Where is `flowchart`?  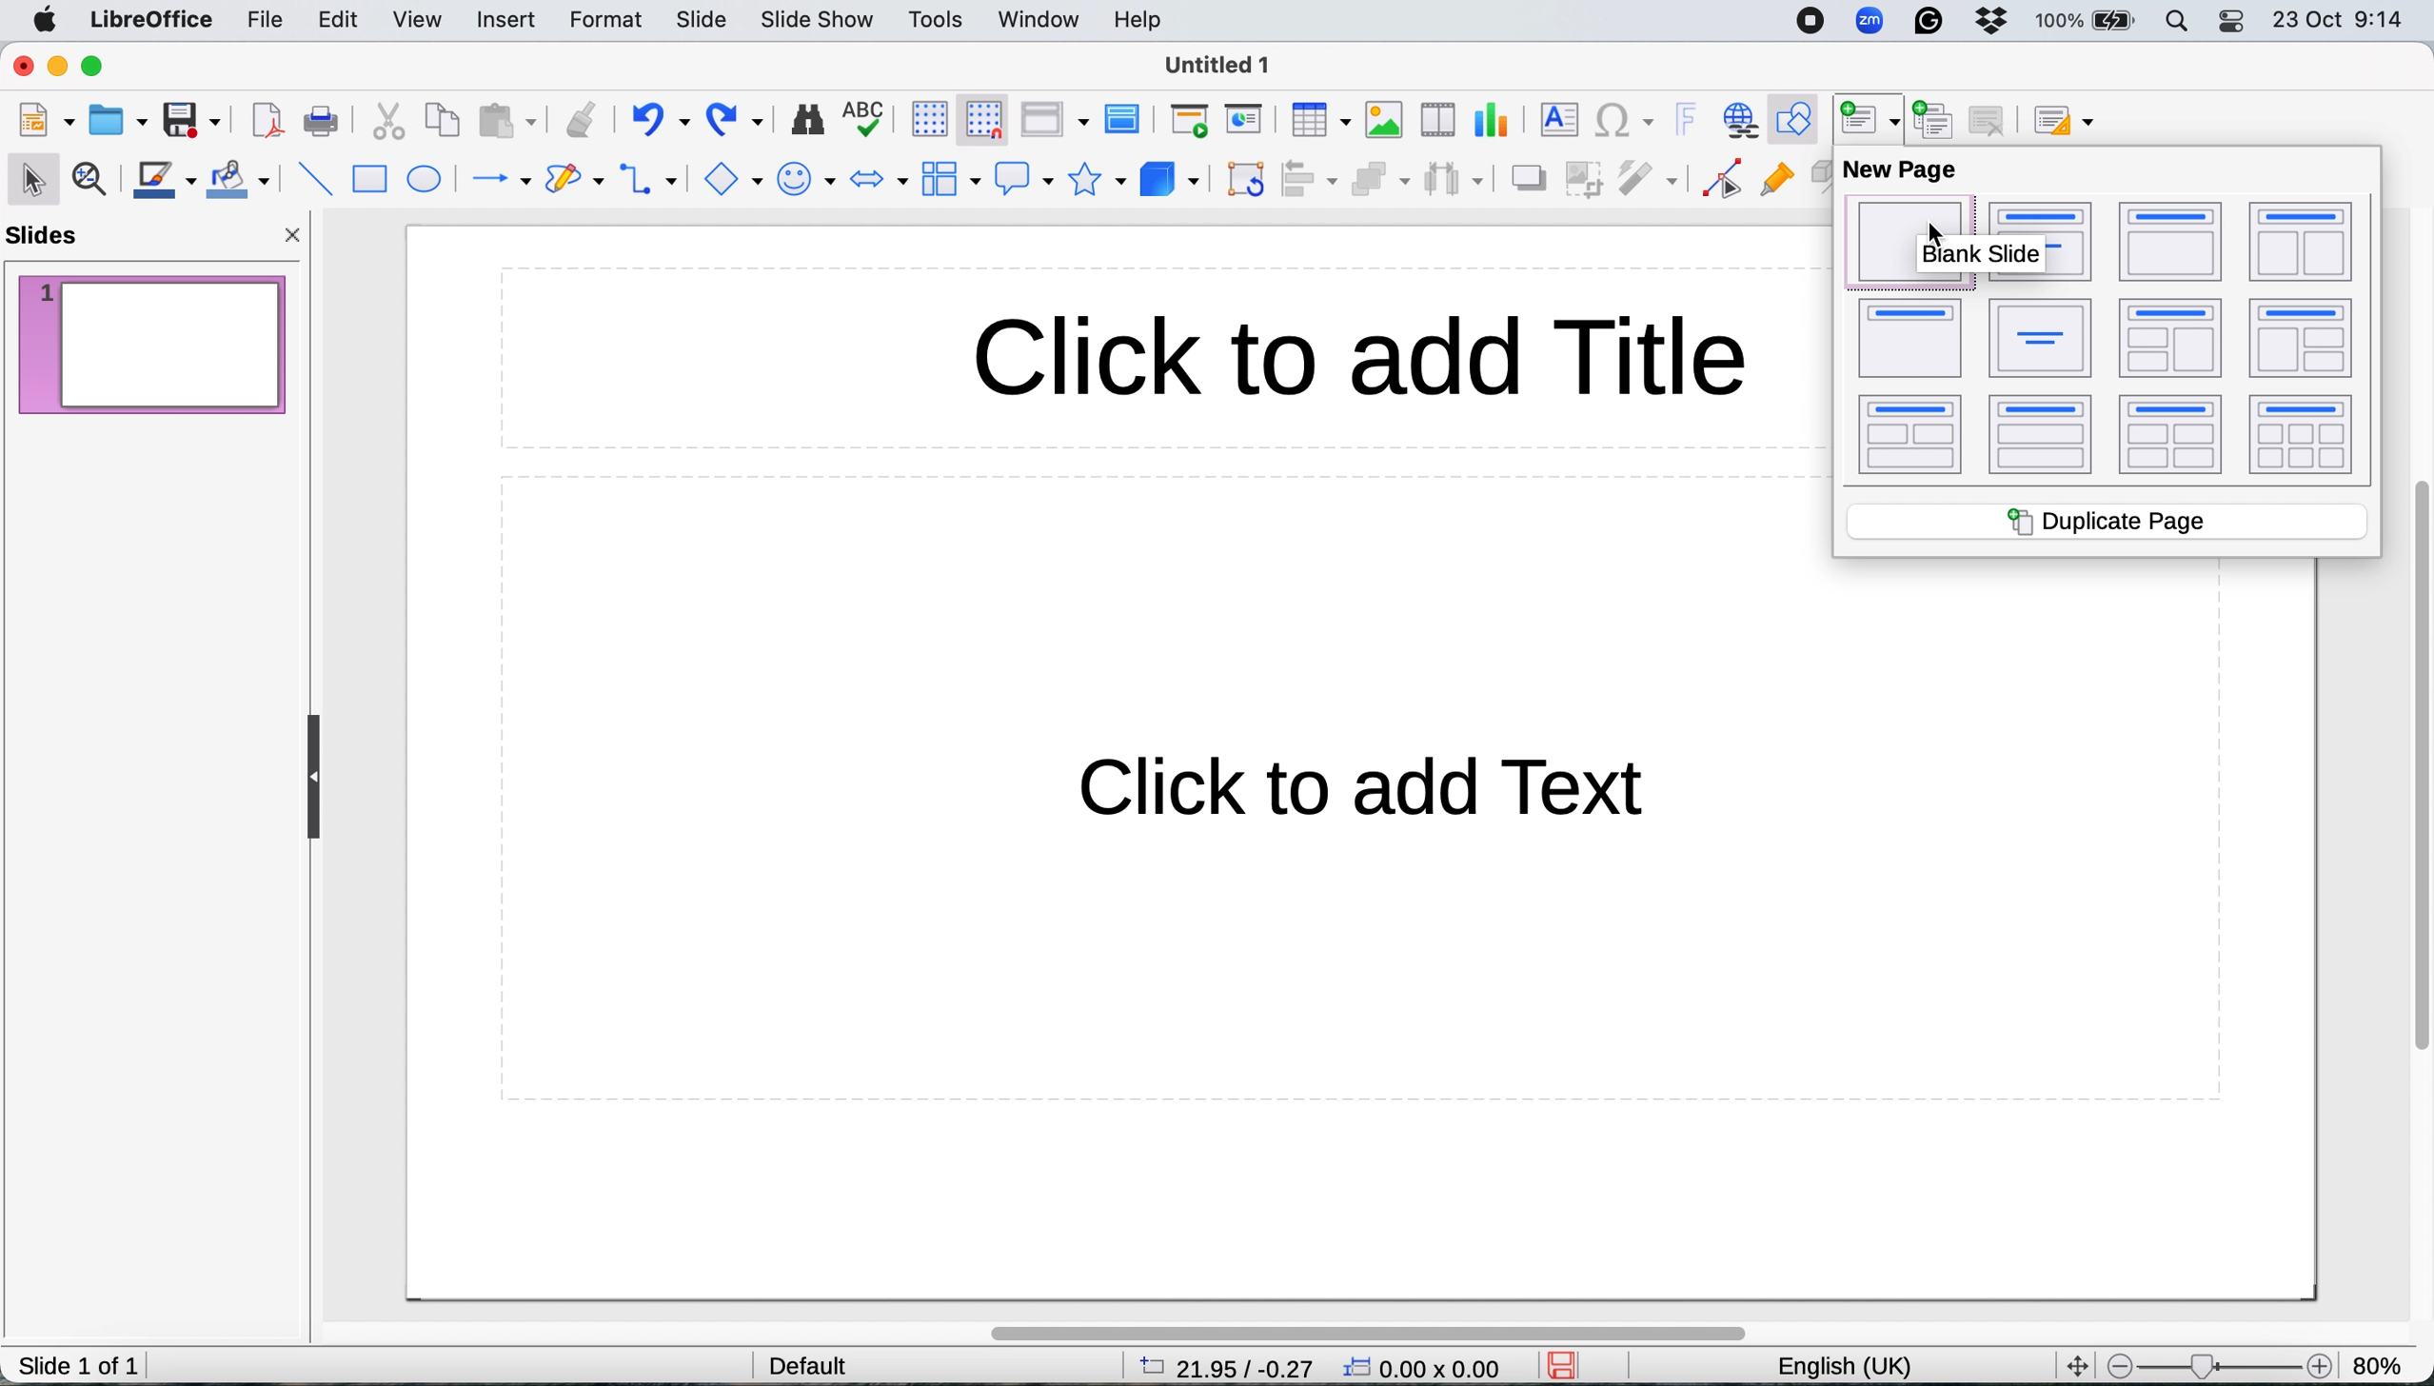
flowchart is located at coordinates (948, 181).